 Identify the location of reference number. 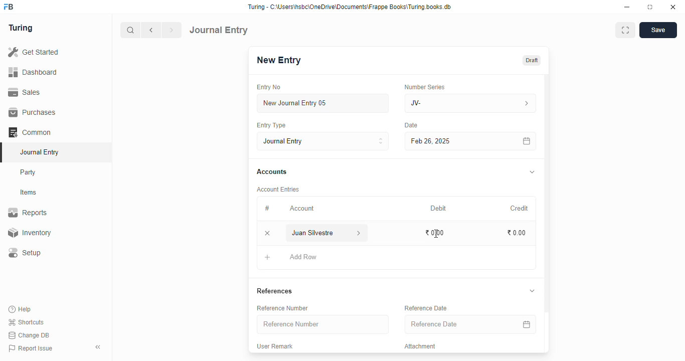
(323, 324).